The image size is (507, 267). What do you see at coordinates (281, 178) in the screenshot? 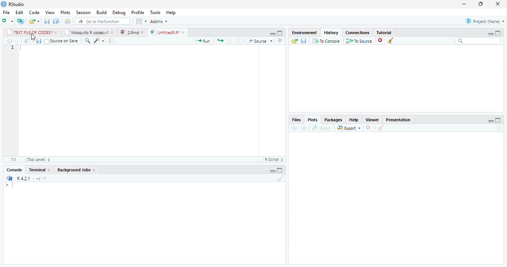
I see `clear` at bounding box center [281, 178].